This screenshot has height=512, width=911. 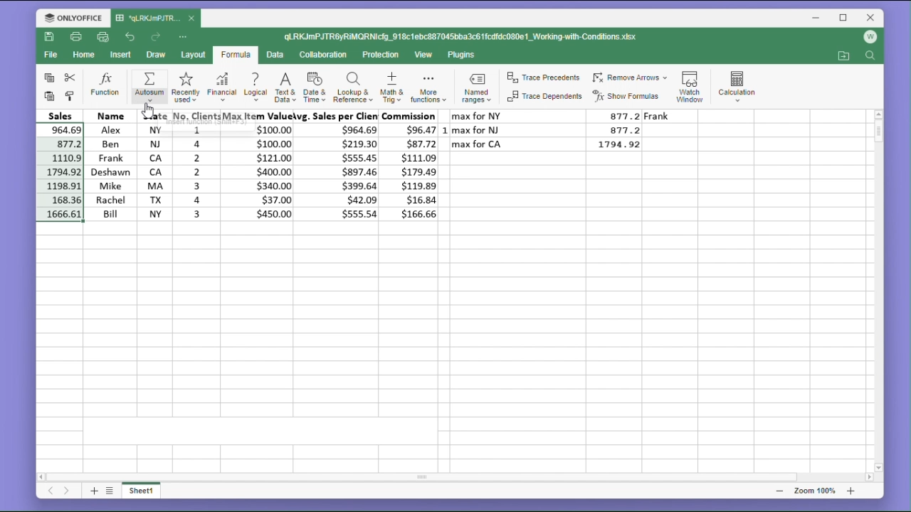 I want to click on undo, so click(x=130, y=36).